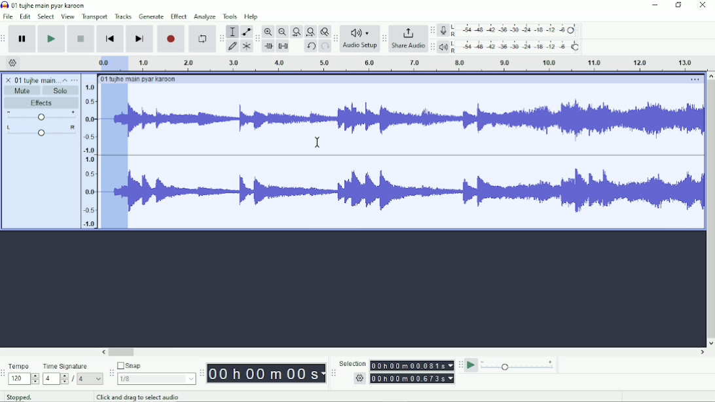  I want to click on Audacity audio setup toolbar, so click(335, 39).